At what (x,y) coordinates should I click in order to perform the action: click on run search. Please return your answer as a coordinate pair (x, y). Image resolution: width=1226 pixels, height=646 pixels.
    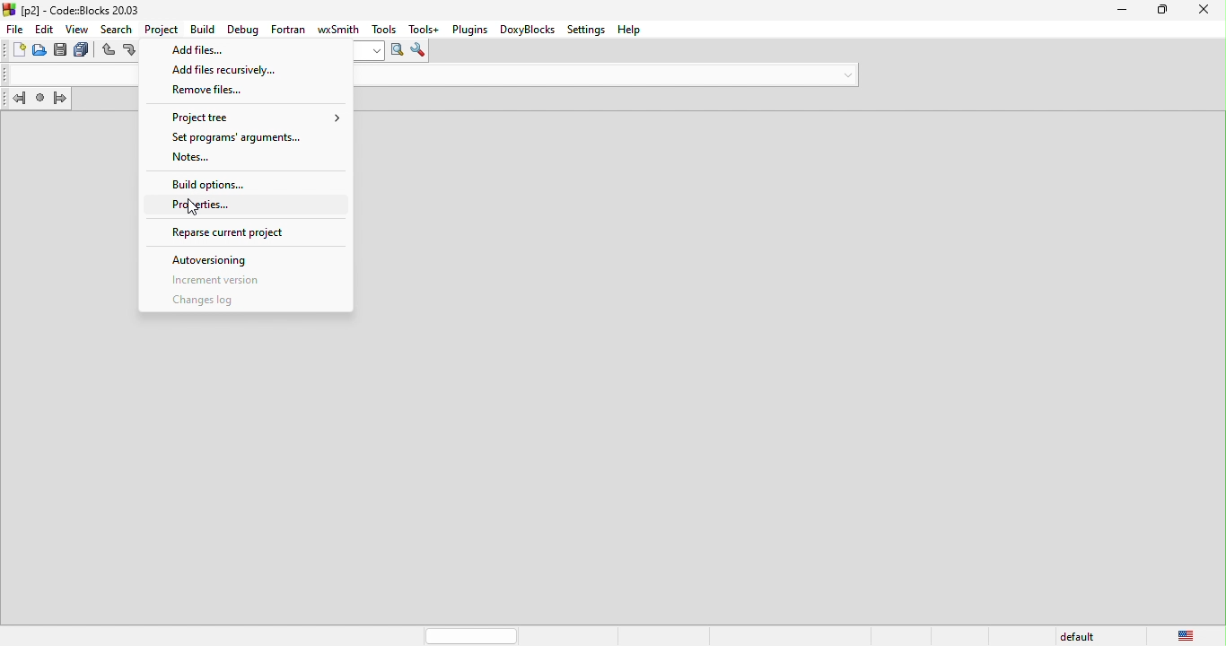
    Looking at the image, I should click on (398, 52).